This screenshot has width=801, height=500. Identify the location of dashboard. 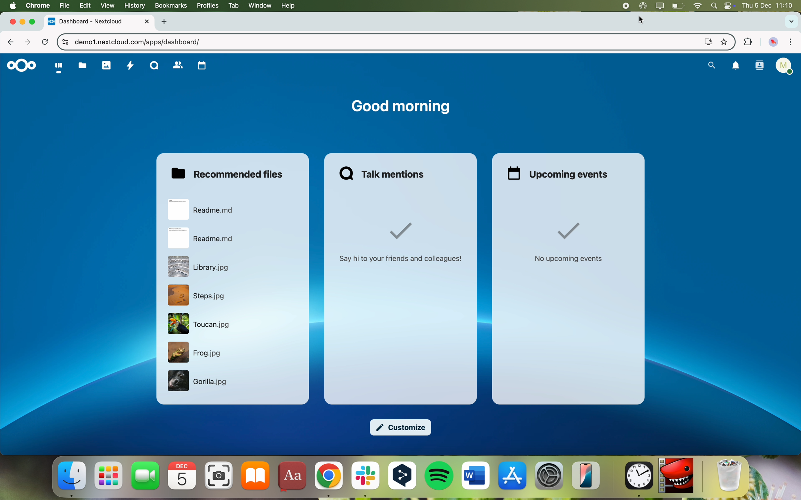
(58, 68).